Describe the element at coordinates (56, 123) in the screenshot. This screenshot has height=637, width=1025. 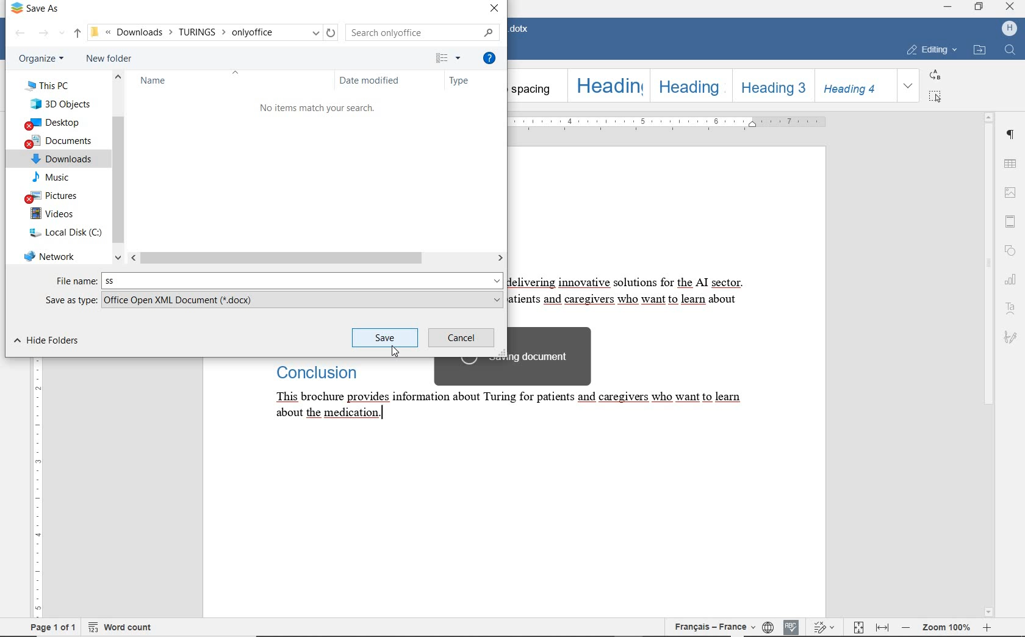
I see `DESKTOP` at that location.